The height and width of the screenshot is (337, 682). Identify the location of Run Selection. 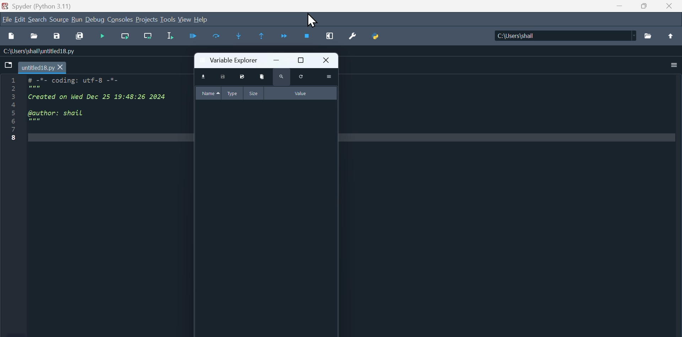
(174, 38).